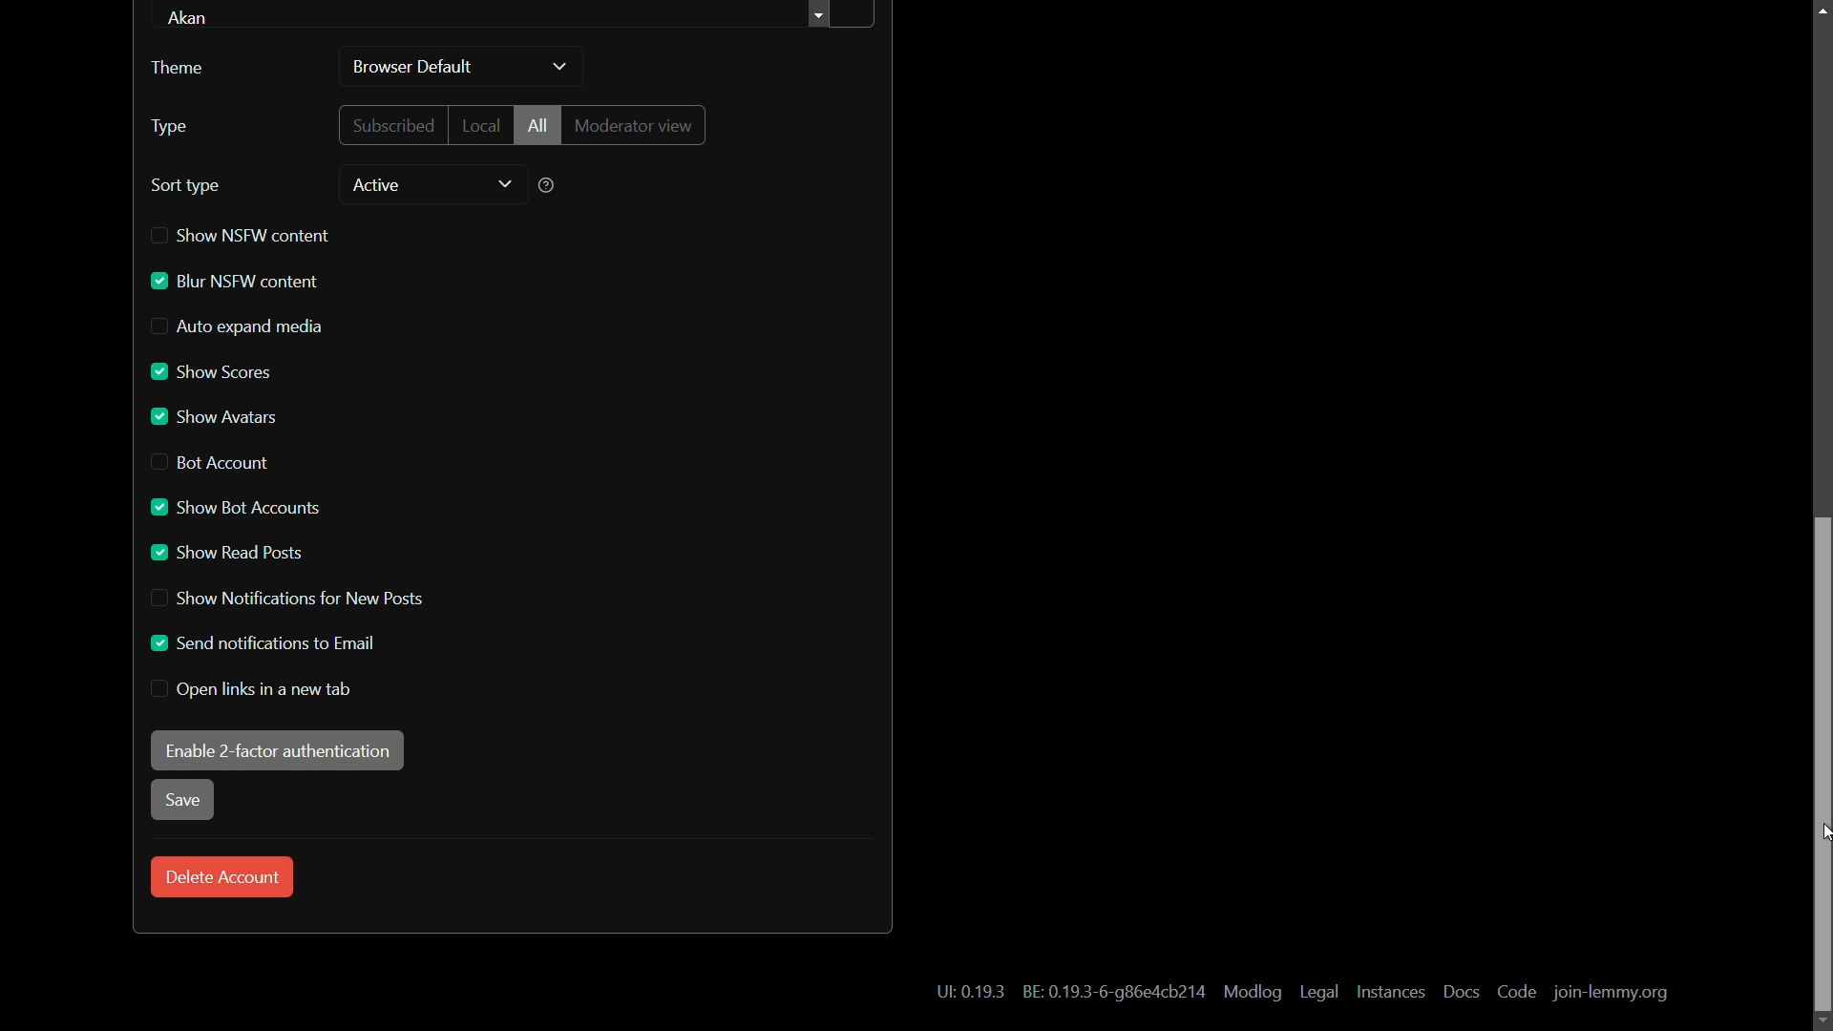 Image resolution: width=1833 pixels, height=1031 pixels. What do you see at coordinates (394, 124) in the screenshot?
I see `subscribed` at bounding box center [394, 124].